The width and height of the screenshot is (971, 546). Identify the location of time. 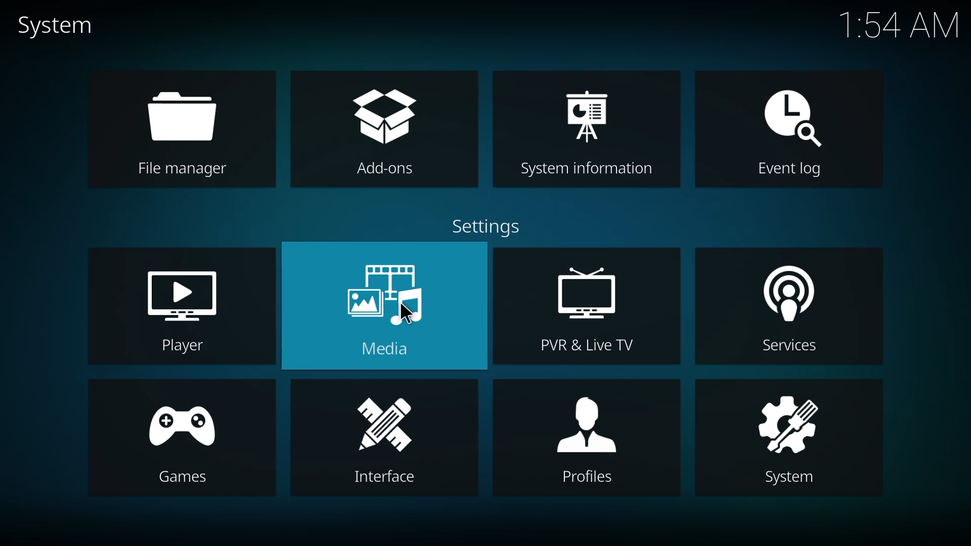
(900, 26).